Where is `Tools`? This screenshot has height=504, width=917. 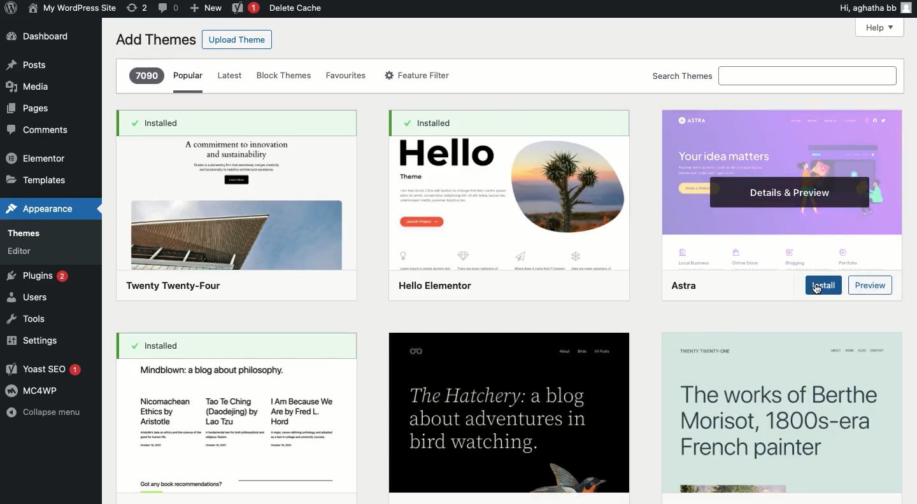
Tools is located at coordinates (26, 319).